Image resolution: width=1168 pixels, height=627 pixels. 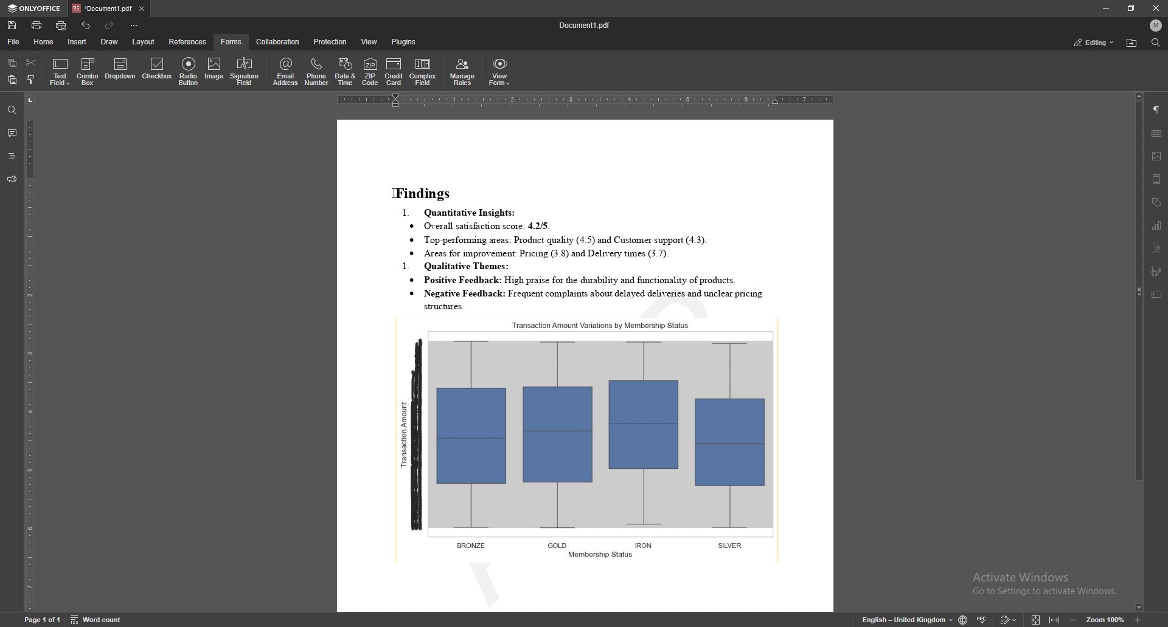 I want to click on protection, so click(x=331, y=42).